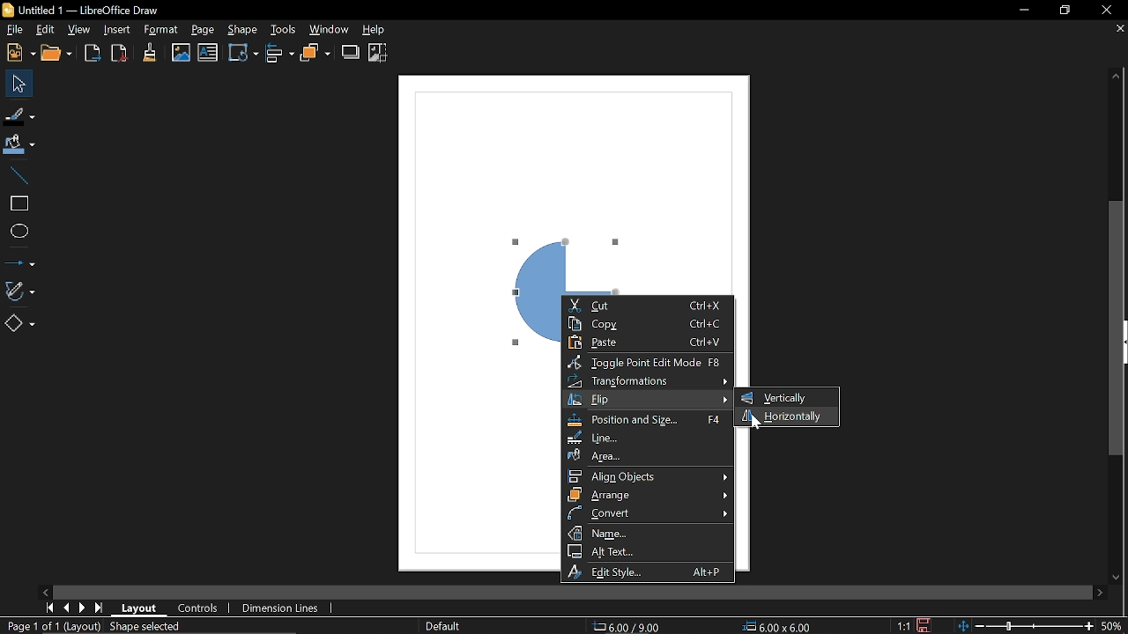 The image size is (1128, 634). What do you see at coordinates (1065, 11) in the screenshot?
I see `Restore down` at bounding box center [1065, 11].